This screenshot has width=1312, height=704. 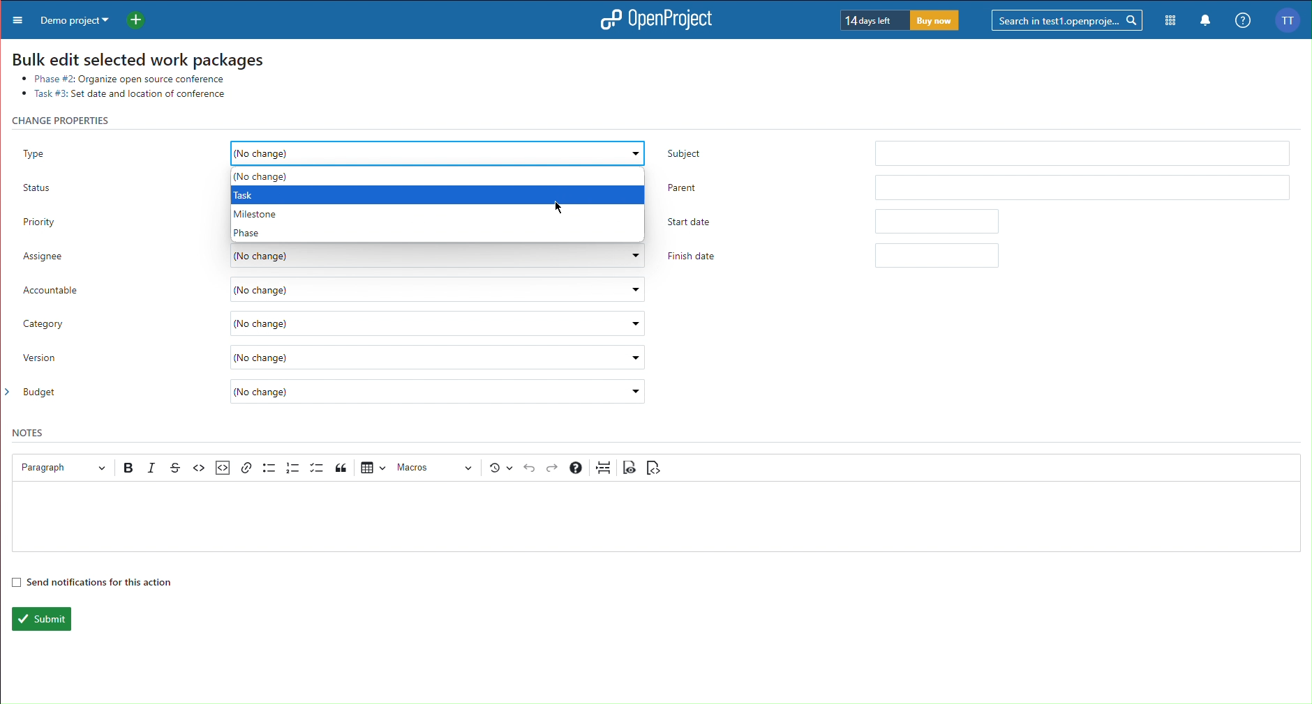 What do you see at coordinates (576, 468) in the screenshot?
I see `Help` at bounding box center [576, 468].